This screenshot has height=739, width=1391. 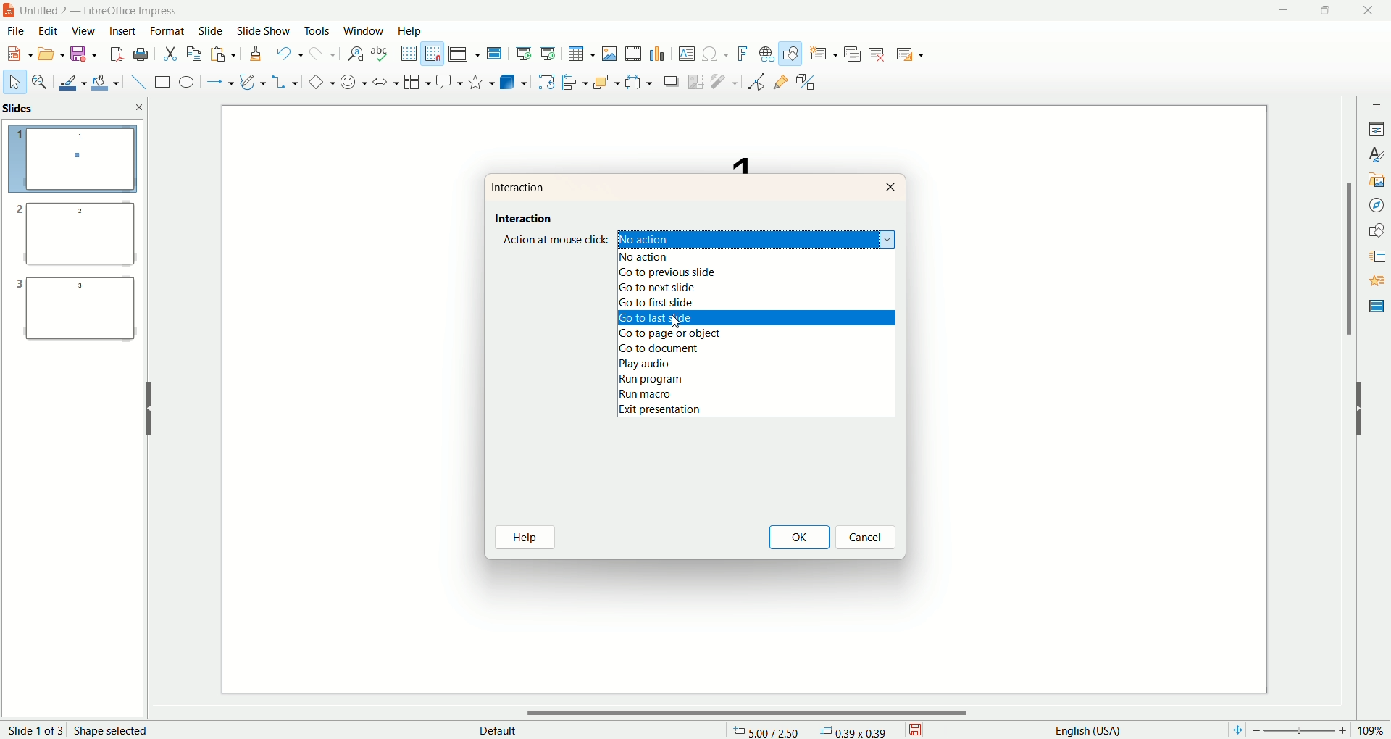 What do you see at coordinates (659, 54) in the screenshot?
I see `insert chart` at bounding box center [659, 54].